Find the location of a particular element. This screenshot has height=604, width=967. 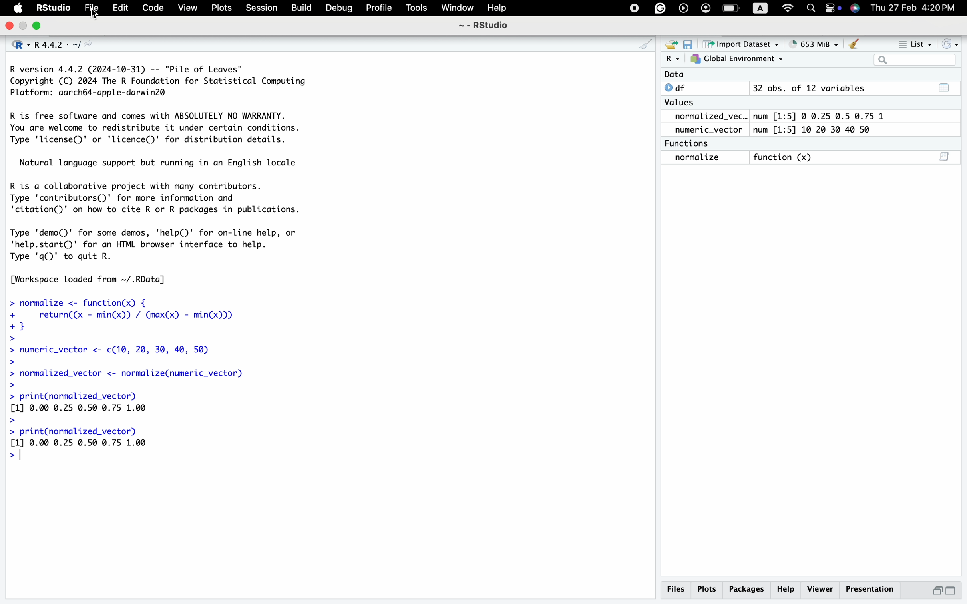

Edit is located at coordinates (121, 8).